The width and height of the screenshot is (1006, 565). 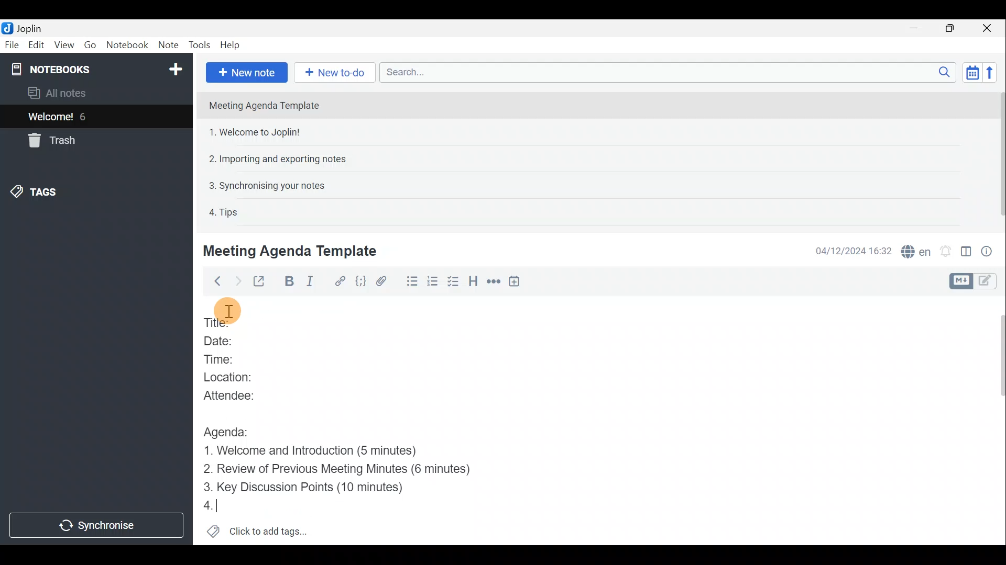 What do you see at coordinates (990, 73) in the screenshot?
I see `Reverse sort order` at bounding box center [990, 73].